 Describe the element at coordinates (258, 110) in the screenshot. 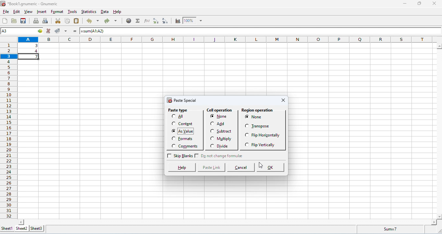

I see `region operation` at that location.